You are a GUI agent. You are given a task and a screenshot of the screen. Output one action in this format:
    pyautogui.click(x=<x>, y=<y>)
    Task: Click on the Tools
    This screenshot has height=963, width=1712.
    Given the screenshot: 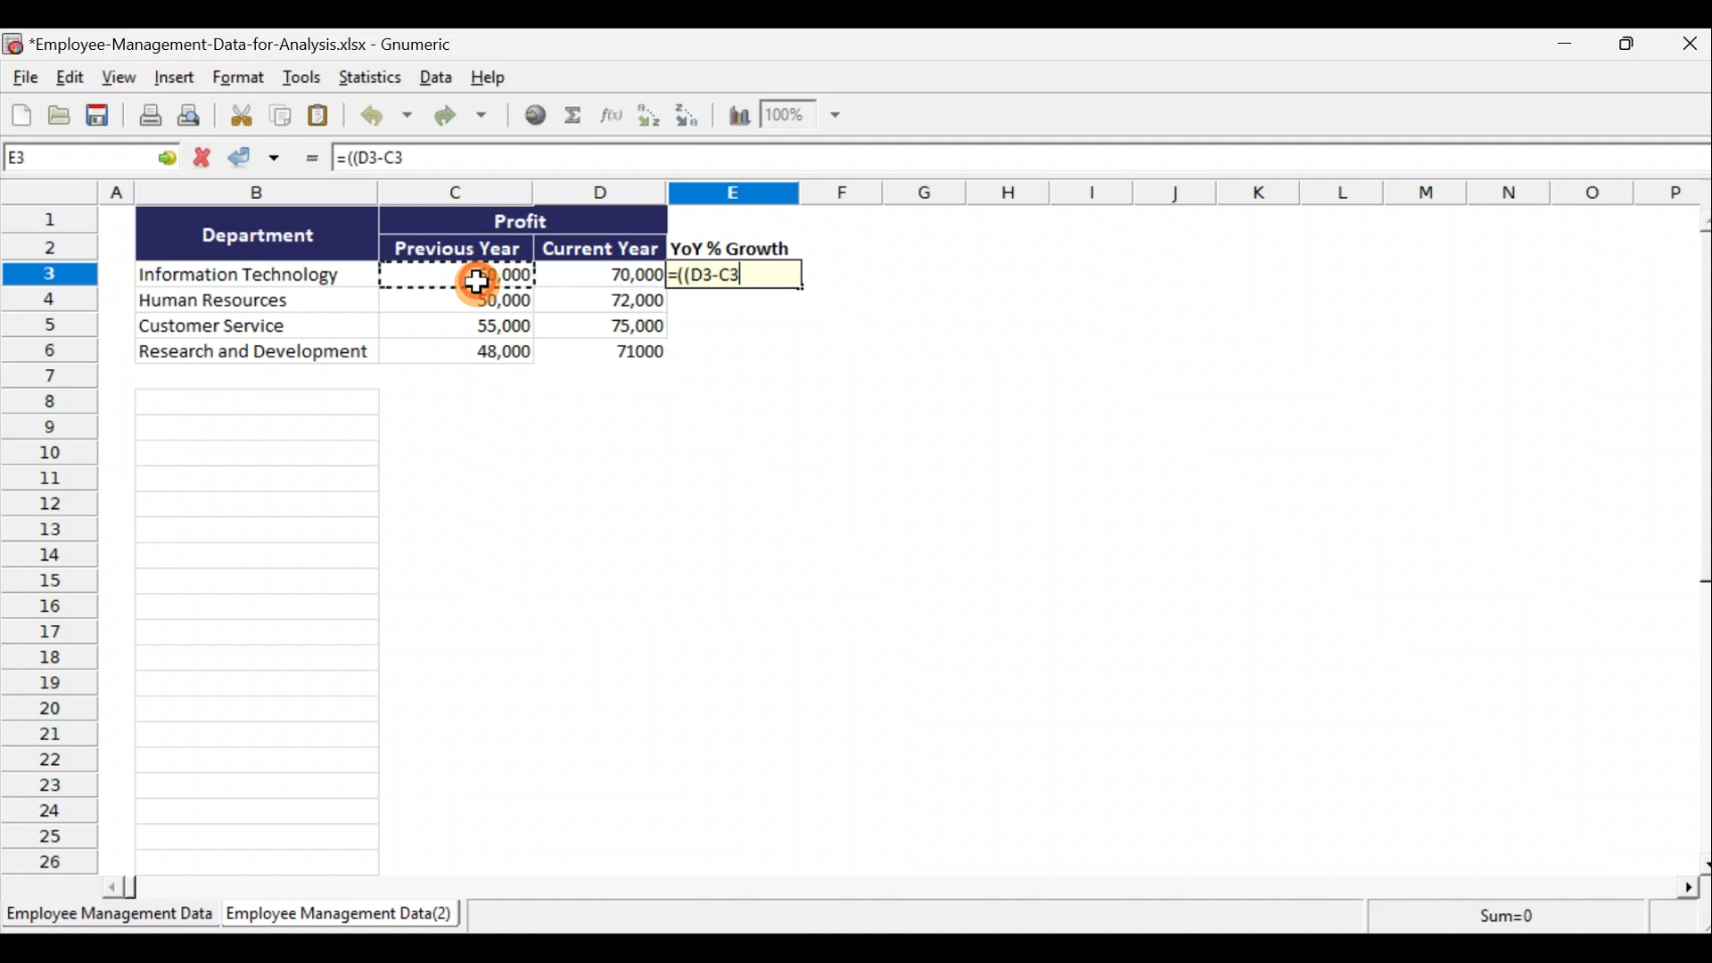 What is the action you would take?
    pyautogui.click(x=304, y=80)
    